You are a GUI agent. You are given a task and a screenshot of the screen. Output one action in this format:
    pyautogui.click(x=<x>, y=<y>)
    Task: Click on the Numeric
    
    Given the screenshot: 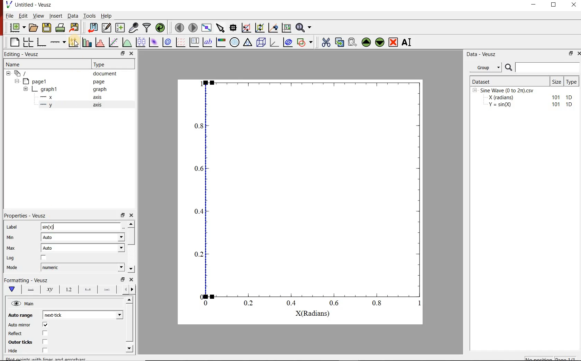 What is the action you would take?
    pyautogui.click(x=83, y=268)
    